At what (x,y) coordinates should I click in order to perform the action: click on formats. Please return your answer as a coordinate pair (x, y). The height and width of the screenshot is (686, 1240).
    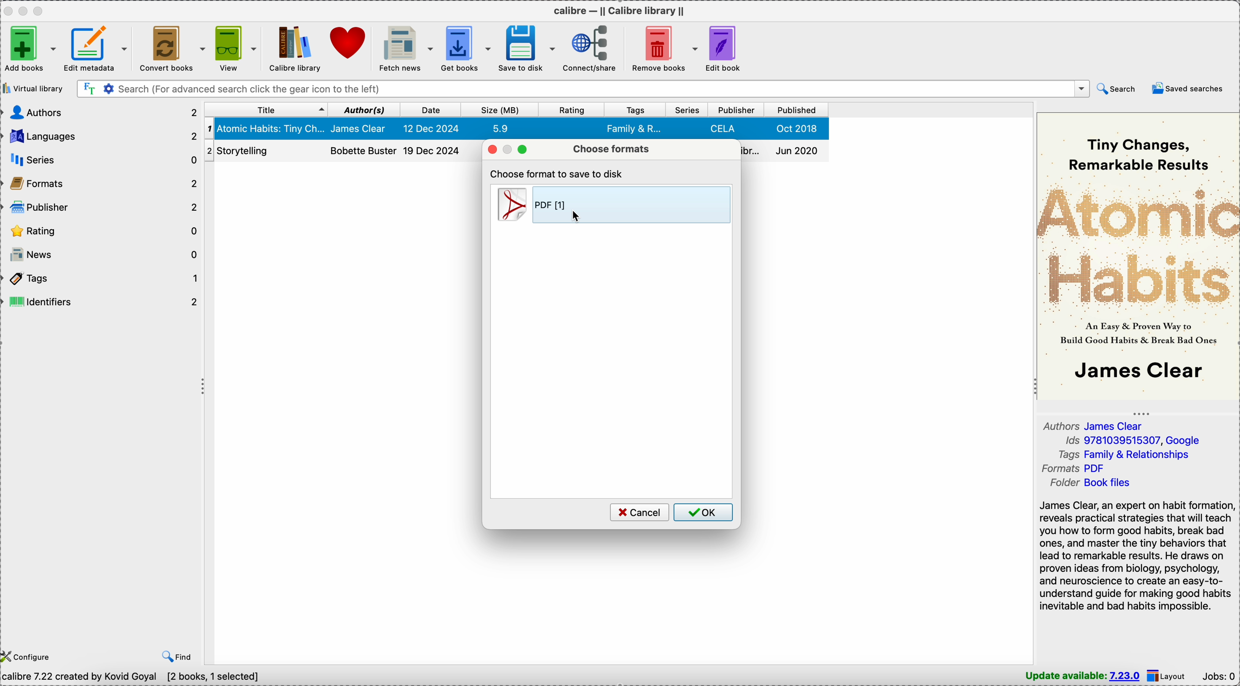
    Looking at the image, I should click on (103, 185).